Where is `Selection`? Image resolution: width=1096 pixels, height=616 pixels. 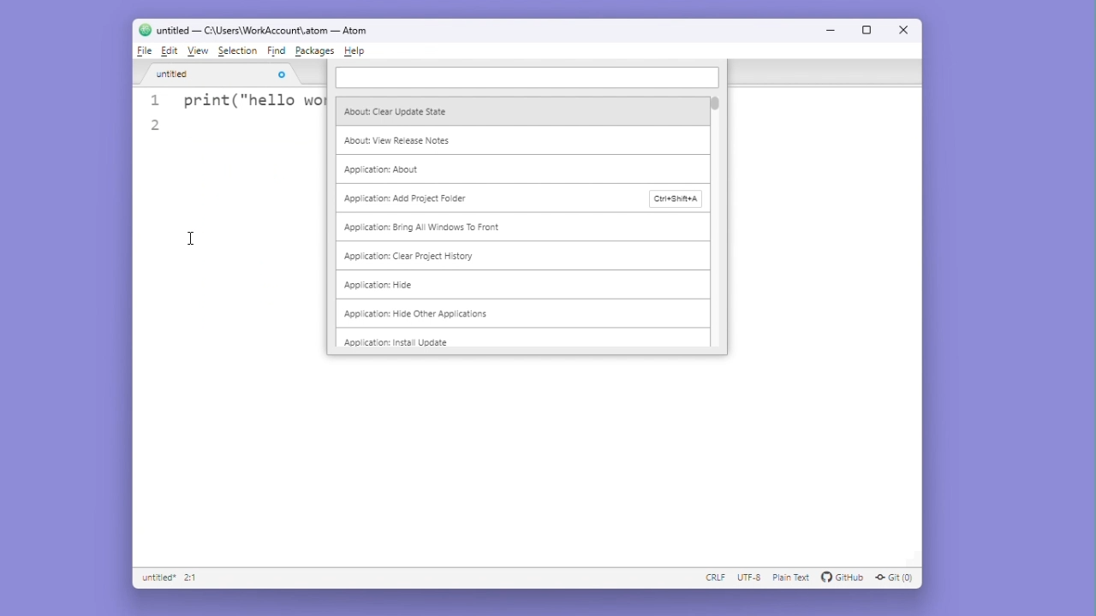
Selection is located at coordinates (240, 52).